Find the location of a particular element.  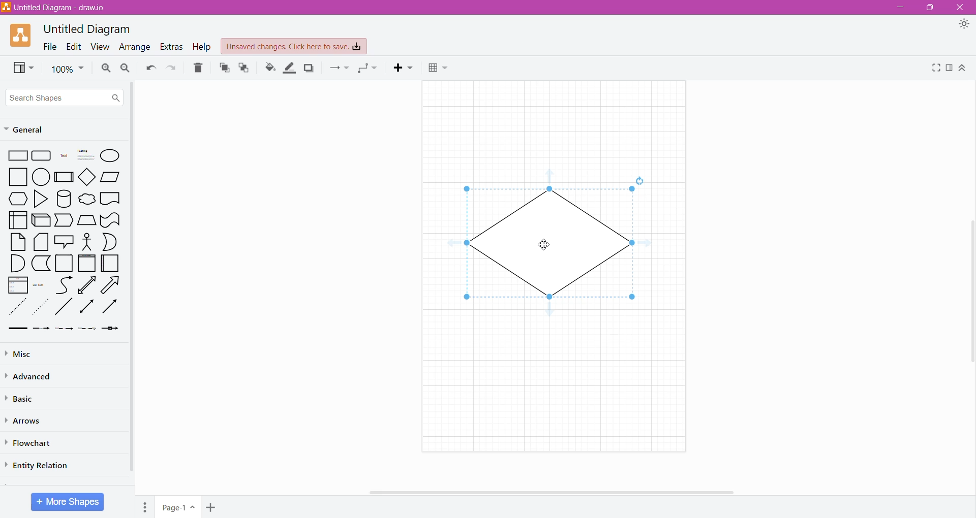

Undo is located at coordinates (151, 68).